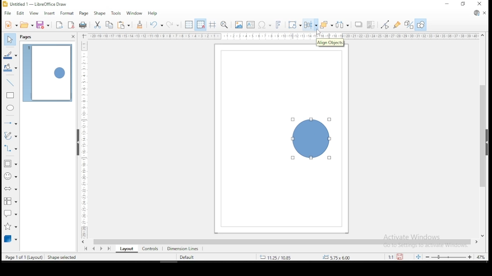 Image resolution: width=492 pixels, height=276 pixels. I want to click on 1:1, so click(390, 257).